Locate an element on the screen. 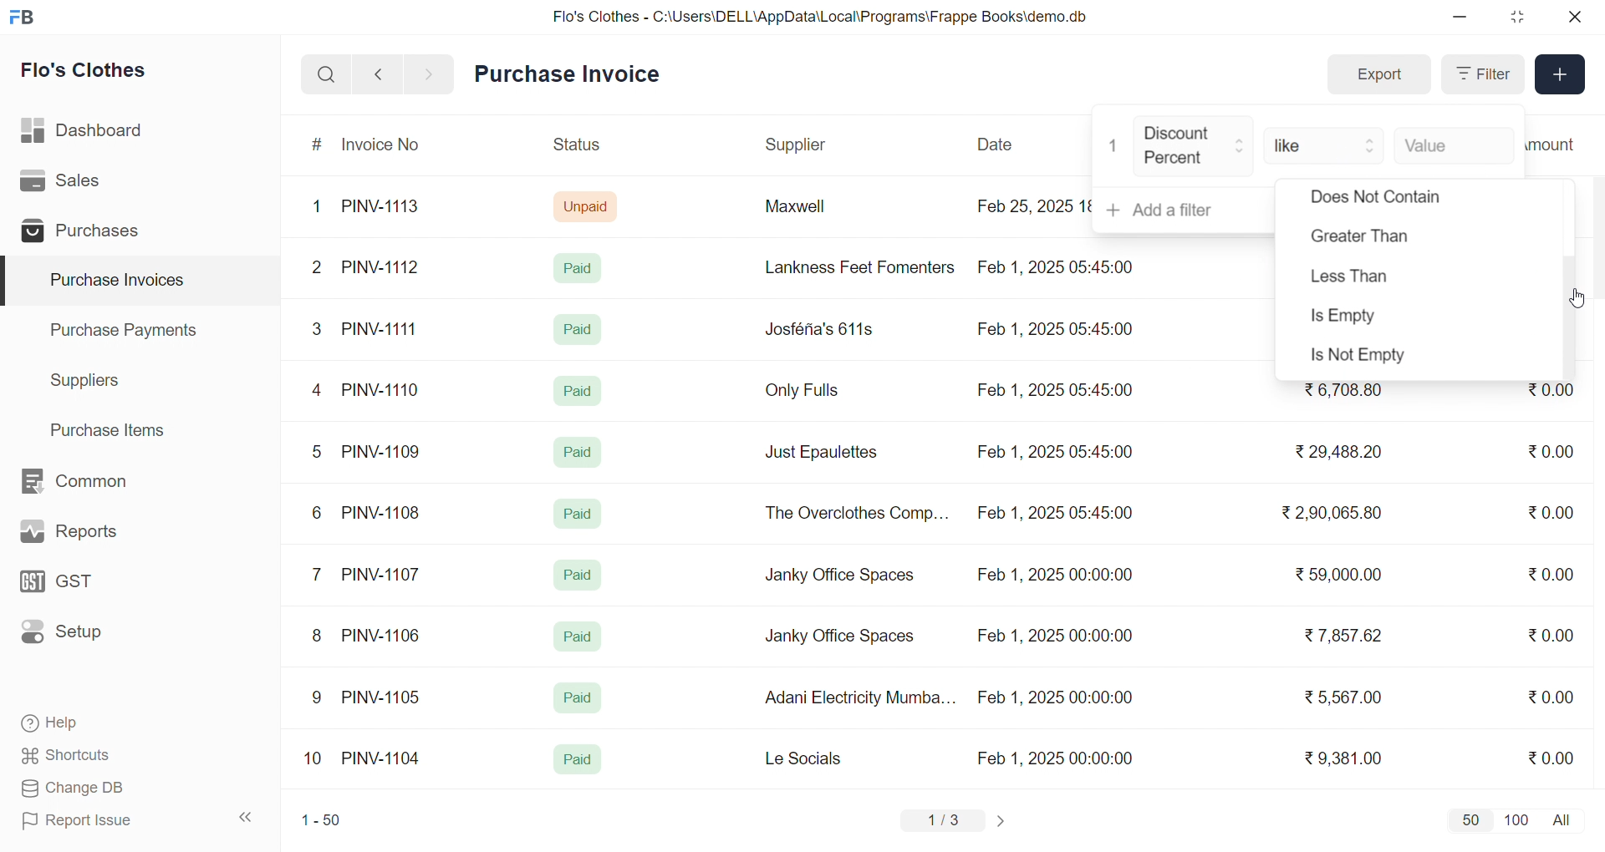 The height and width of the screenshot is (852, 1605). ₹0.00 is located at coordinates (1551, 394).